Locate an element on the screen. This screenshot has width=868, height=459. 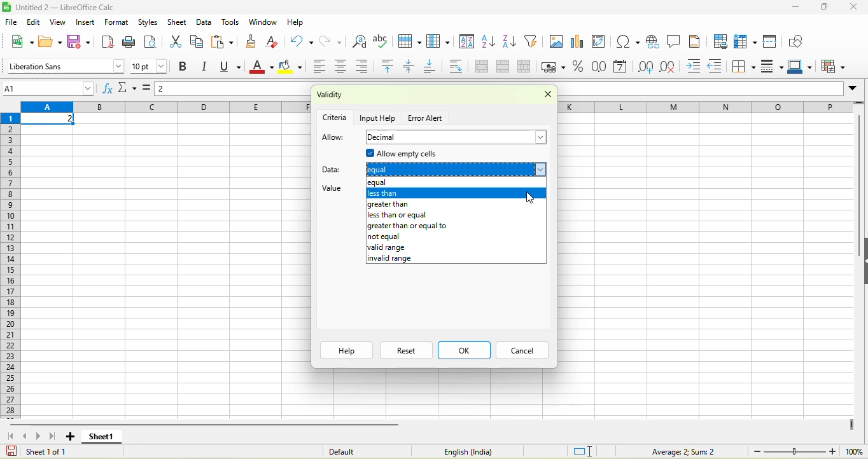
special character is located at coordinates (626, 41).